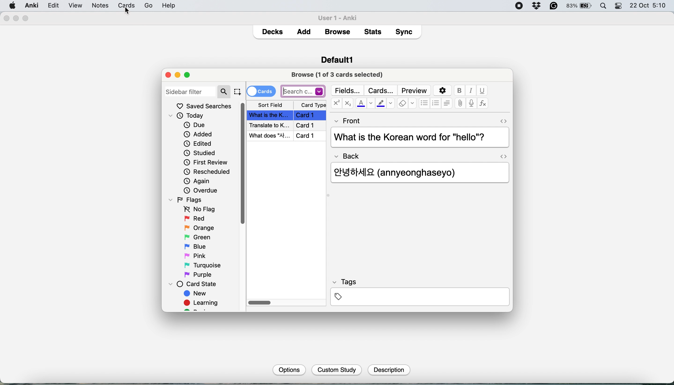  Describe the element at coordinates (26, 19) in the screenshot. I see `maximise` at that location.